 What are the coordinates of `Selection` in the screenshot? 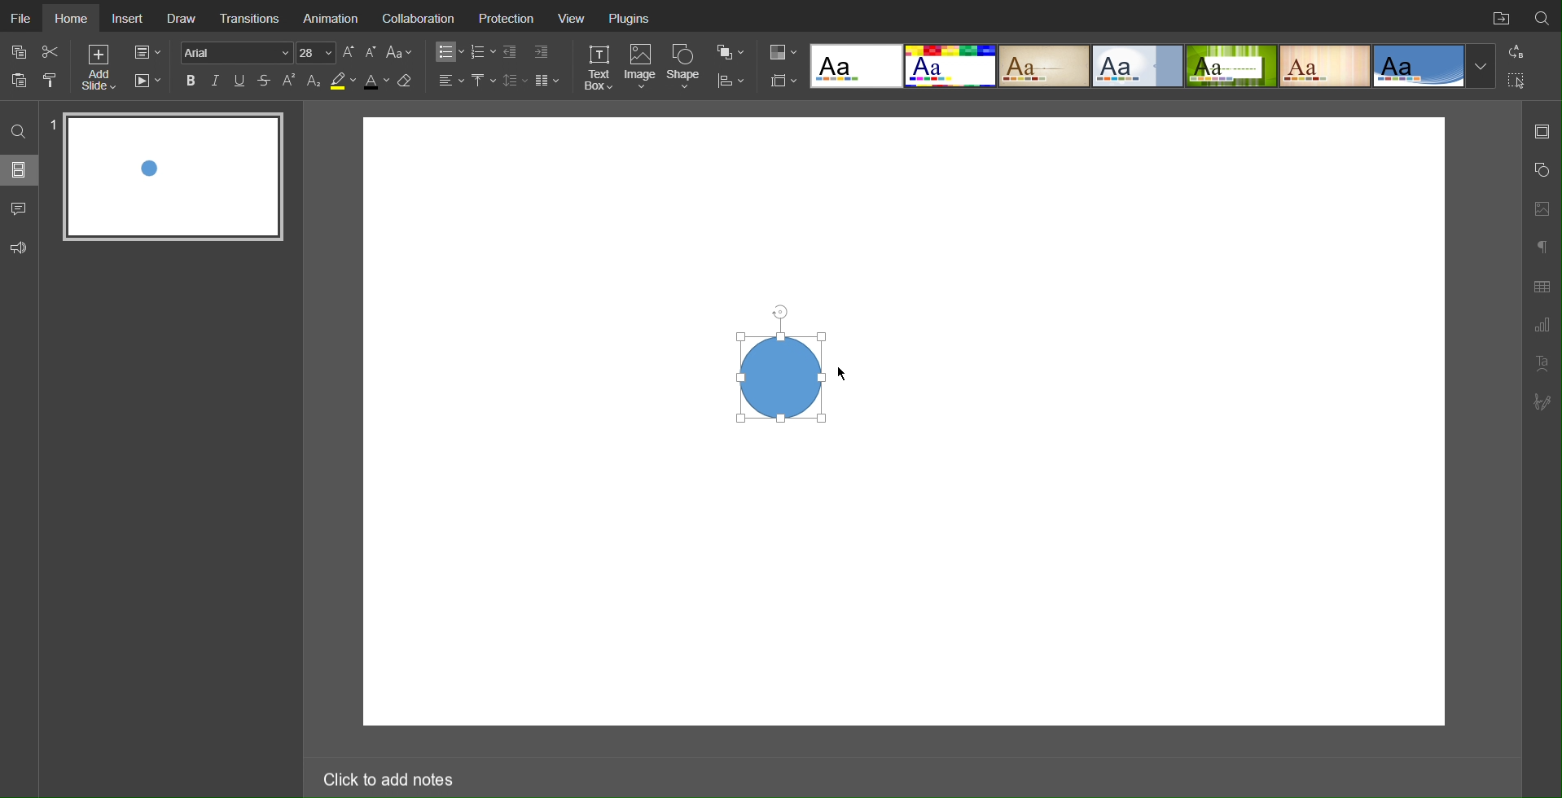 It's located at (1517, 80).